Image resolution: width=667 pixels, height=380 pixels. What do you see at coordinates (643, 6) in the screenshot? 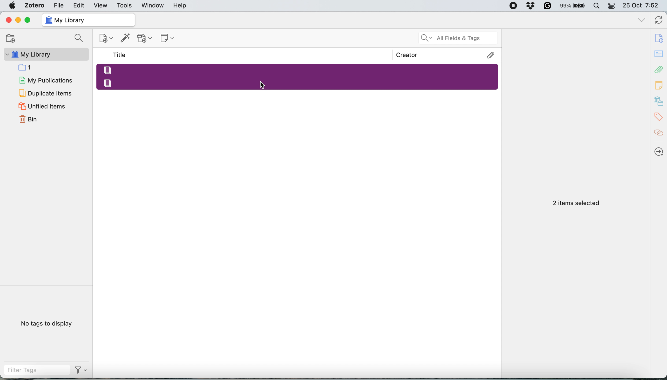
I see `25 Oct 7:52` at bounding box center [643, 6].